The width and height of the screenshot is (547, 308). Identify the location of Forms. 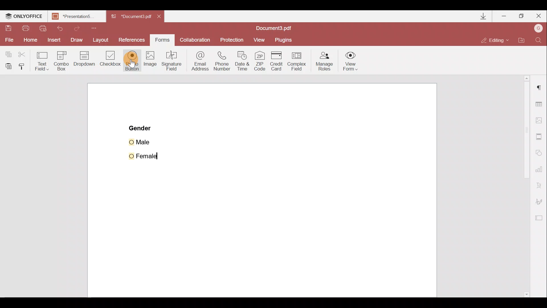
(164, 40).